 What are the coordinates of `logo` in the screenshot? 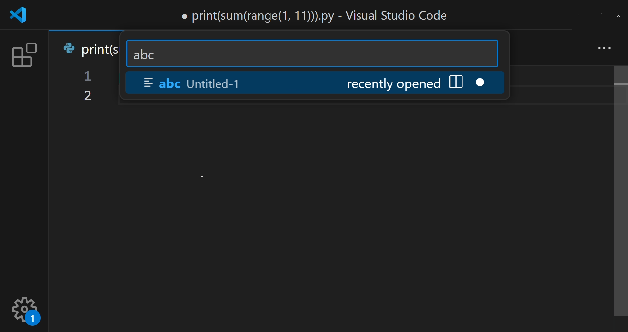 It's located at (20, 15).